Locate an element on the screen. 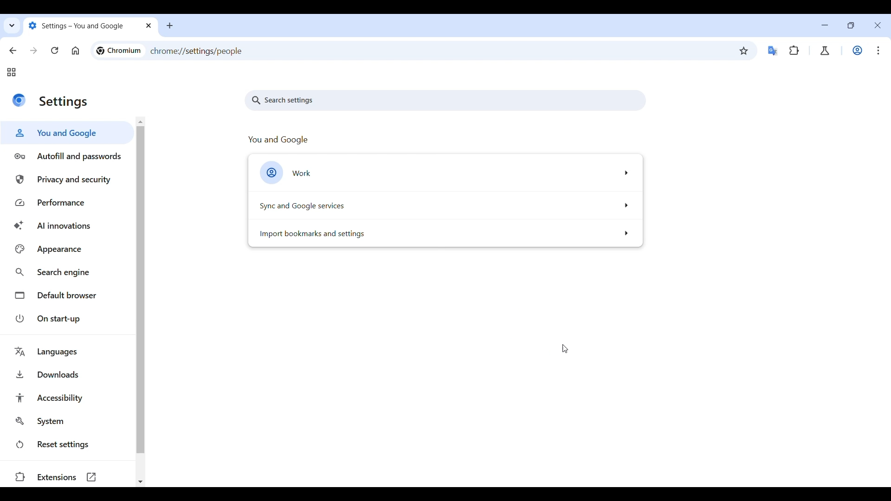 The width and height of the screenshot is (891, 501). Work is located at coordinates (445, 173).